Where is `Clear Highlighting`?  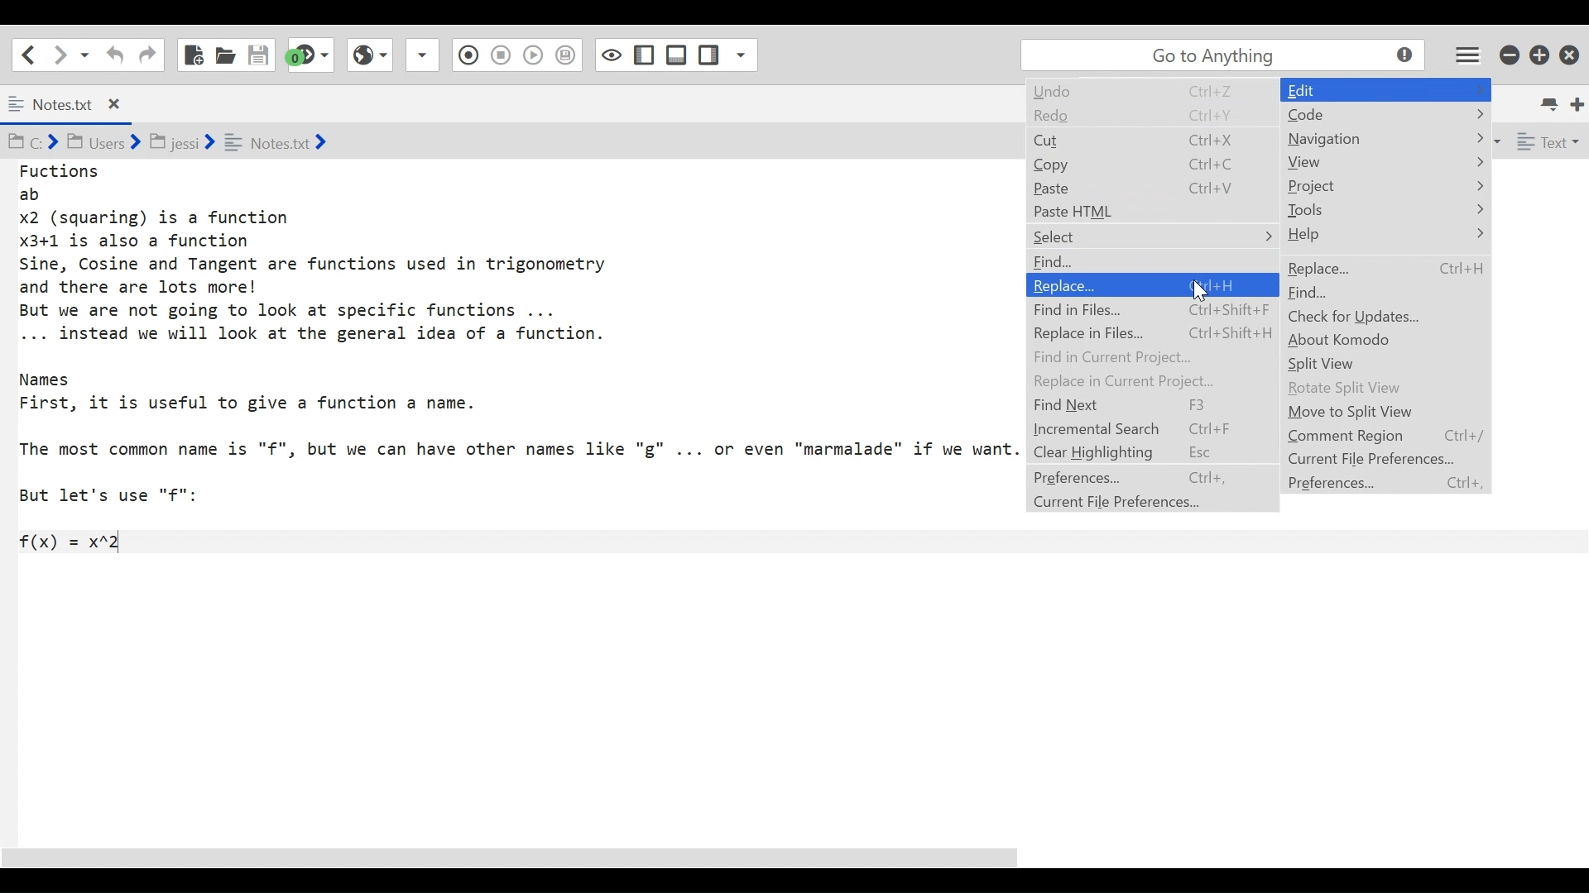
Clear Highlighting is located at coordinates (1135, 453).